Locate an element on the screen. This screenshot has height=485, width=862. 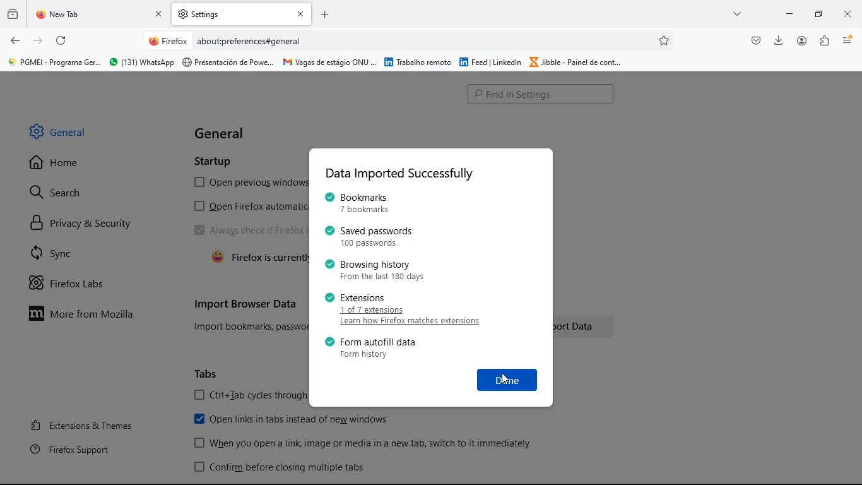
privacy & security is located at coordinates (90, 223).